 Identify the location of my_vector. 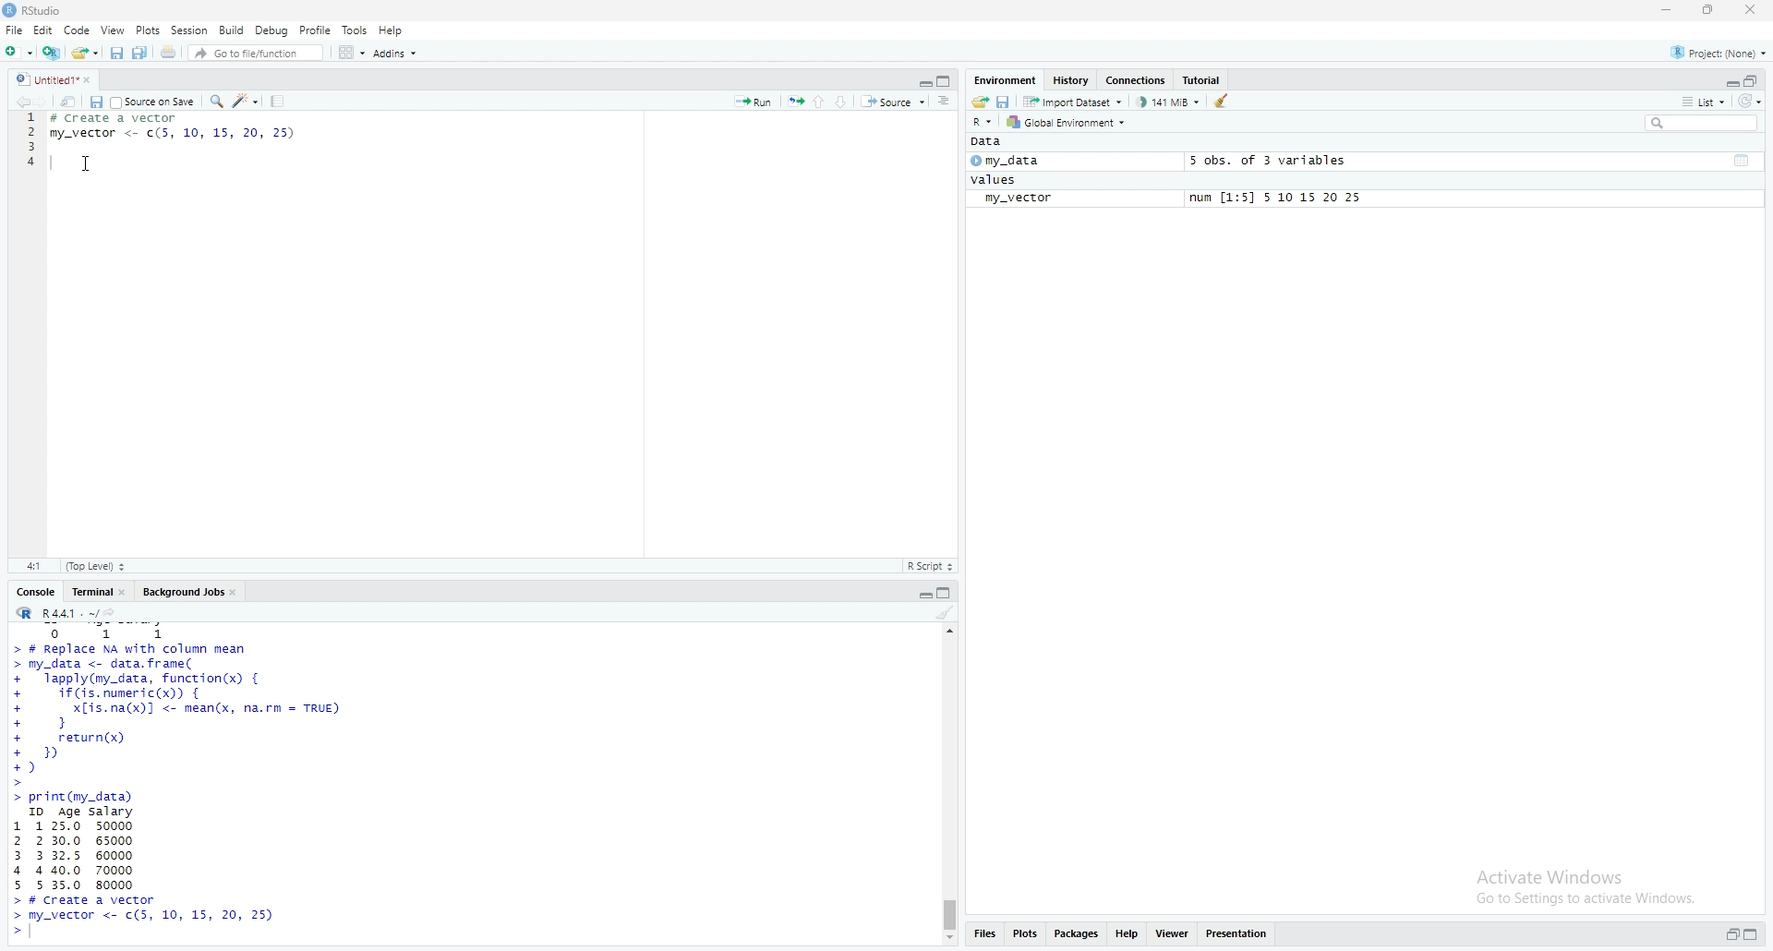
(1019, 199).